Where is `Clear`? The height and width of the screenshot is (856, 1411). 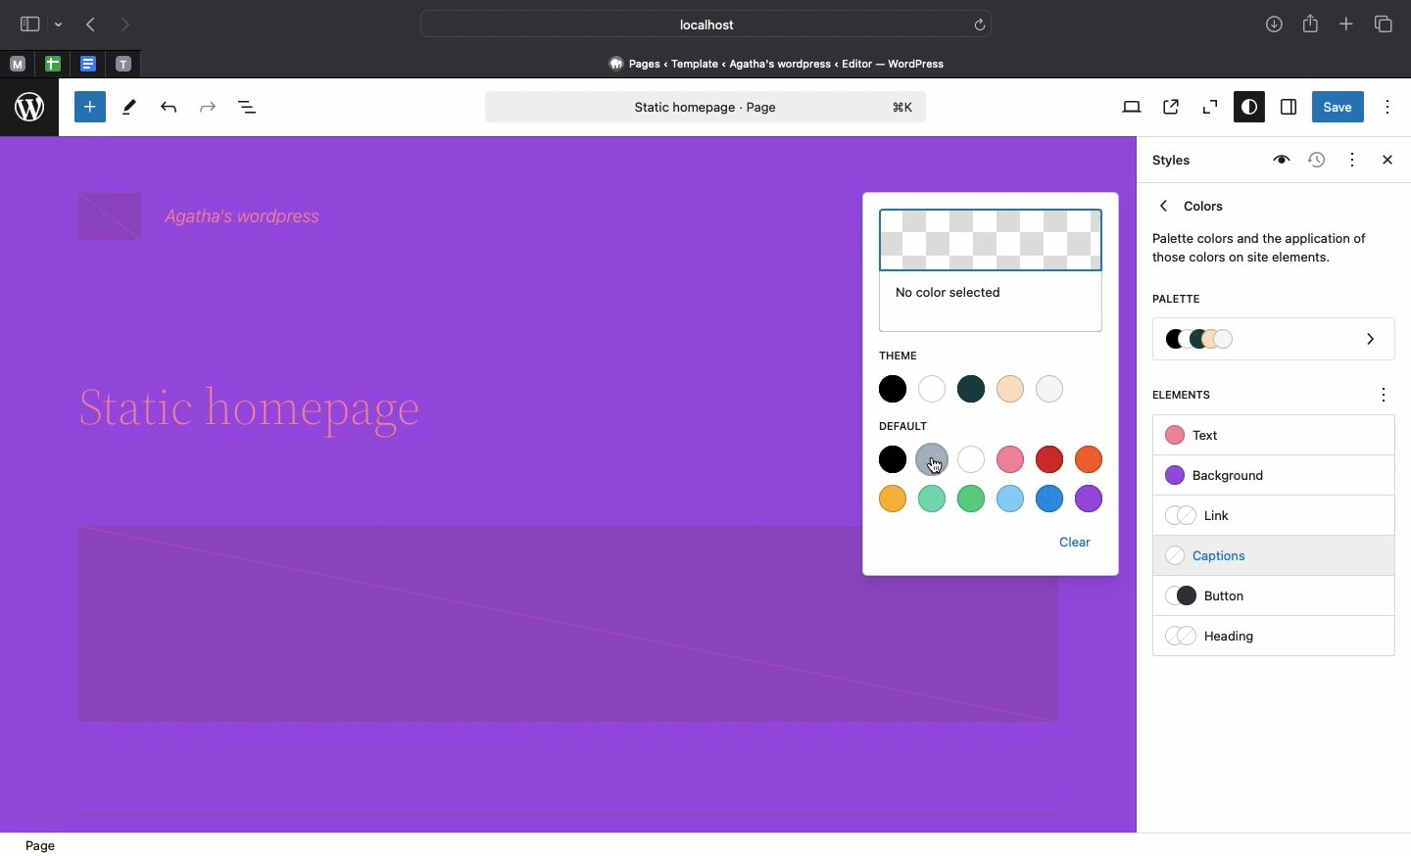 Clear is located at coordinates (1076, 542).